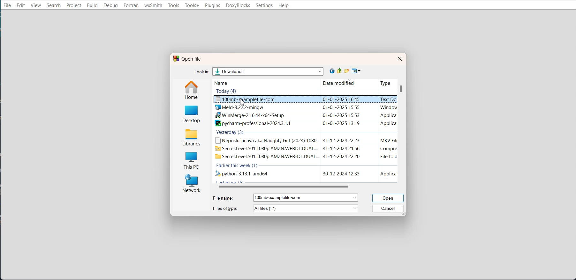  I want to click on Naughty Girl (2023), so click(304, 140).